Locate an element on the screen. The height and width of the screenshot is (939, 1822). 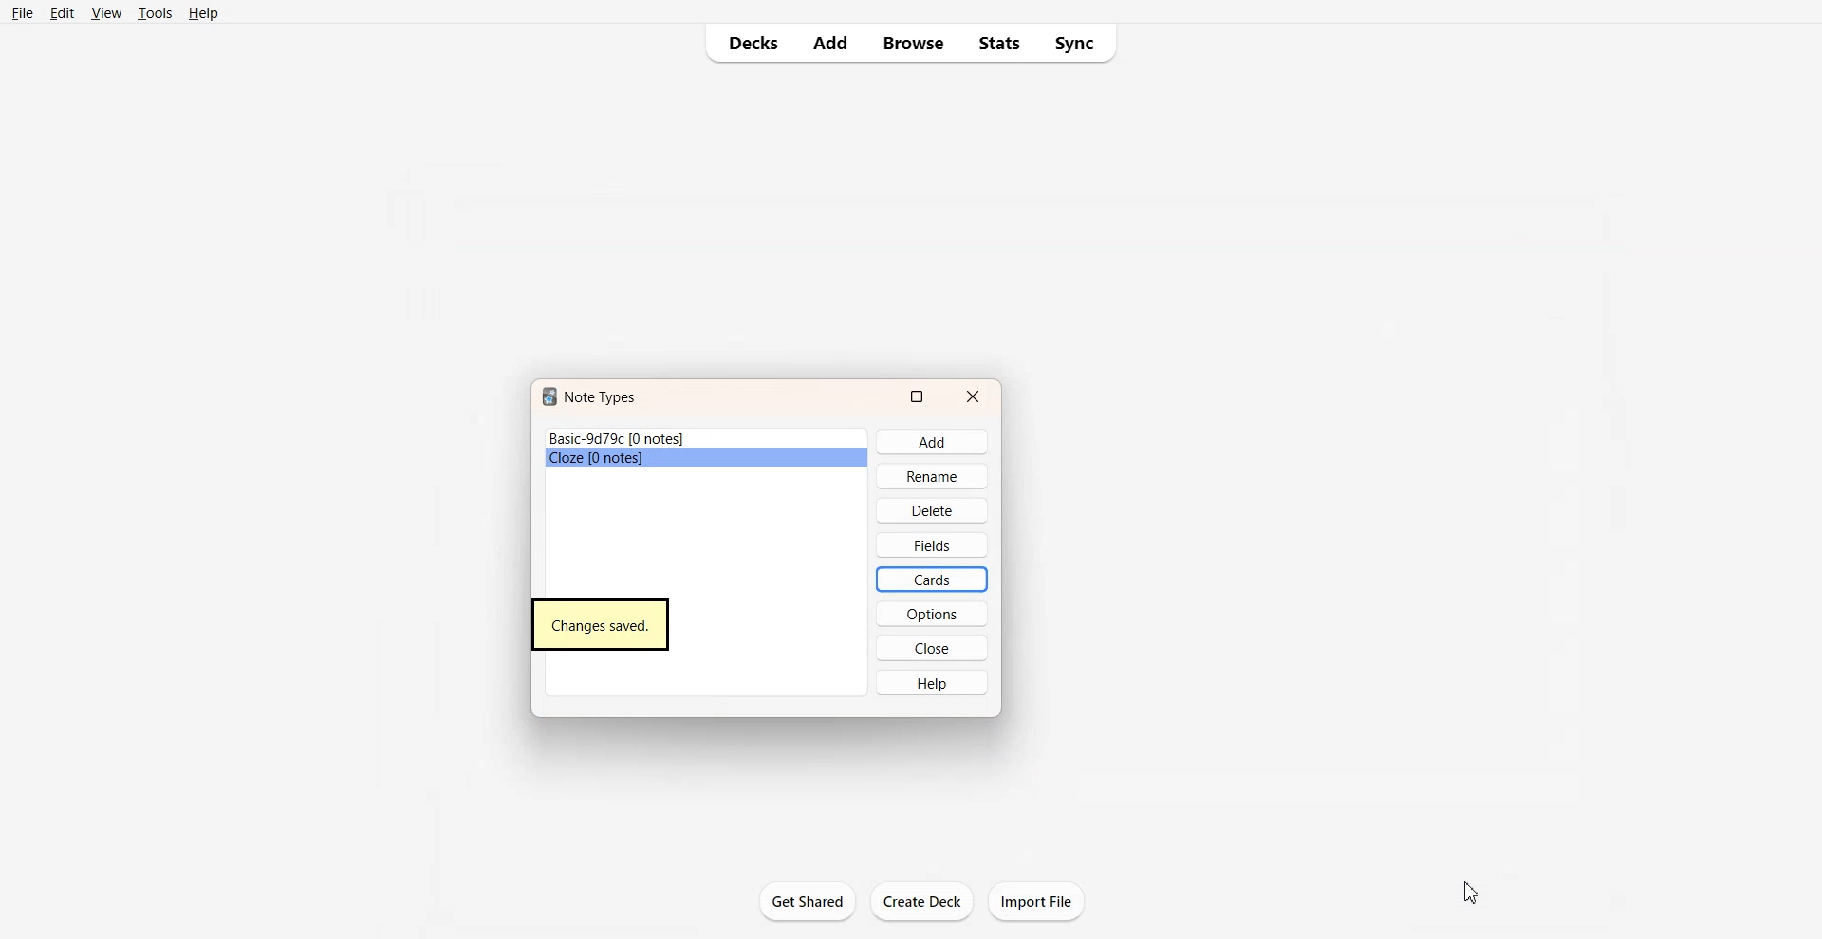
Stats is located at coordinates (998, 44).